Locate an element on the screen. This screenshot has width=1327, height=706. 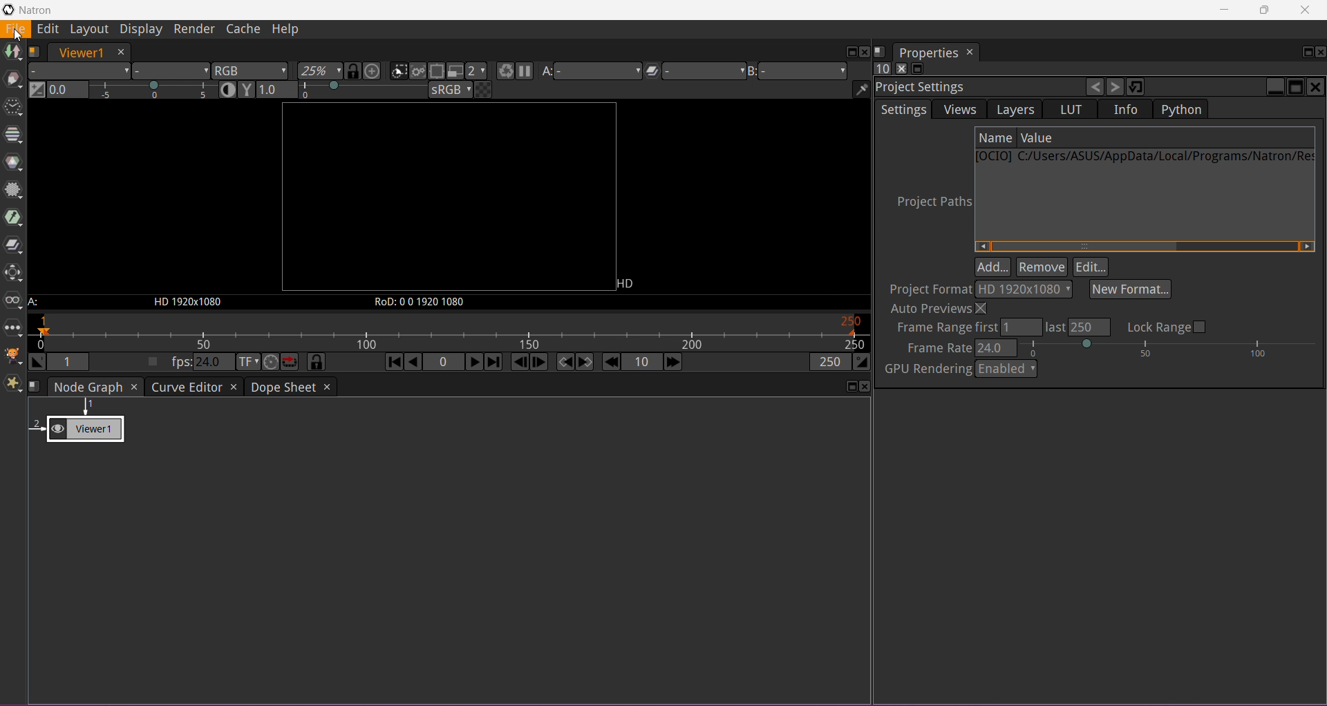
Scales the image so it doesn't exceed sixe of the viewer and centers it is located at coordinates (371, 72).